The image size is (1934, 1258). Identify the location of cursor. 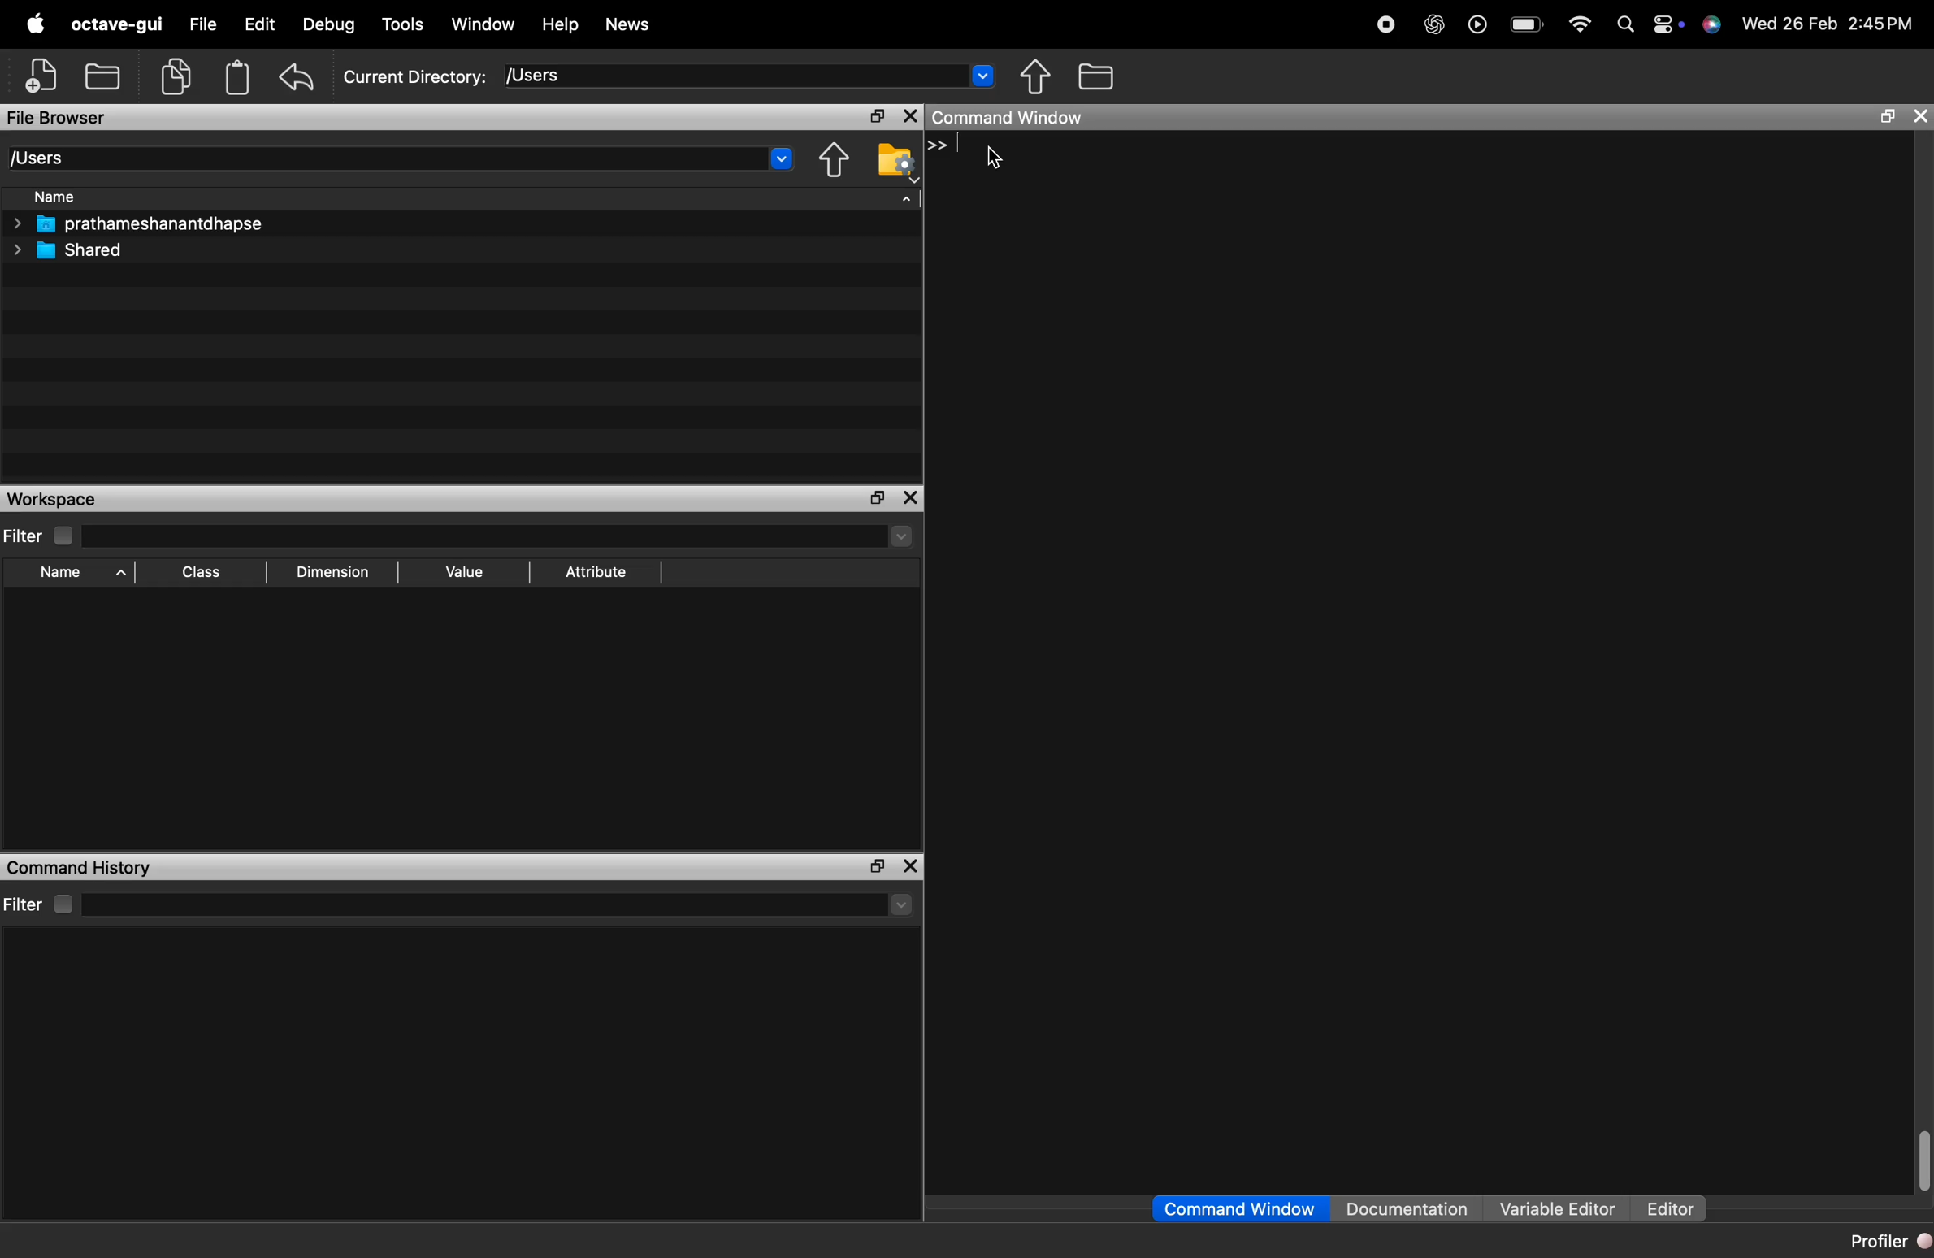
(991, 163).